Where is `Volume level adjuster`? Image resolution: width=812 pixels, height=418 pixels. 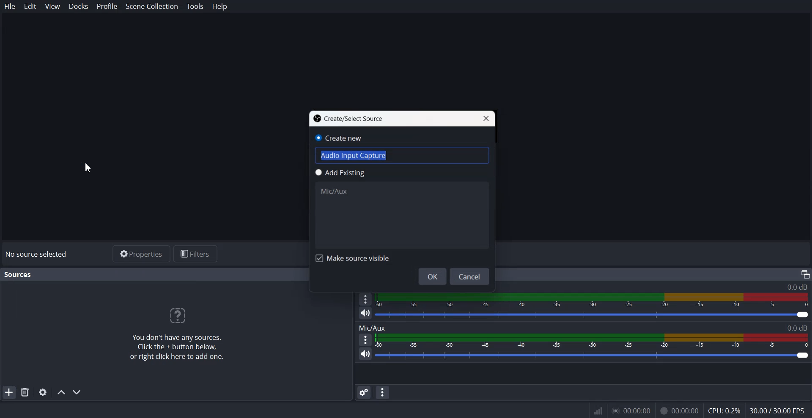
Volume level adjuster is located at coordinates (593, 315).